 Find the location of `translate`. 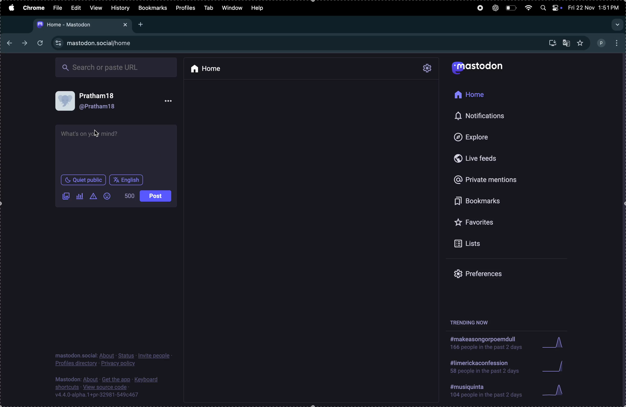

translate is located at coordinates (566, 43).